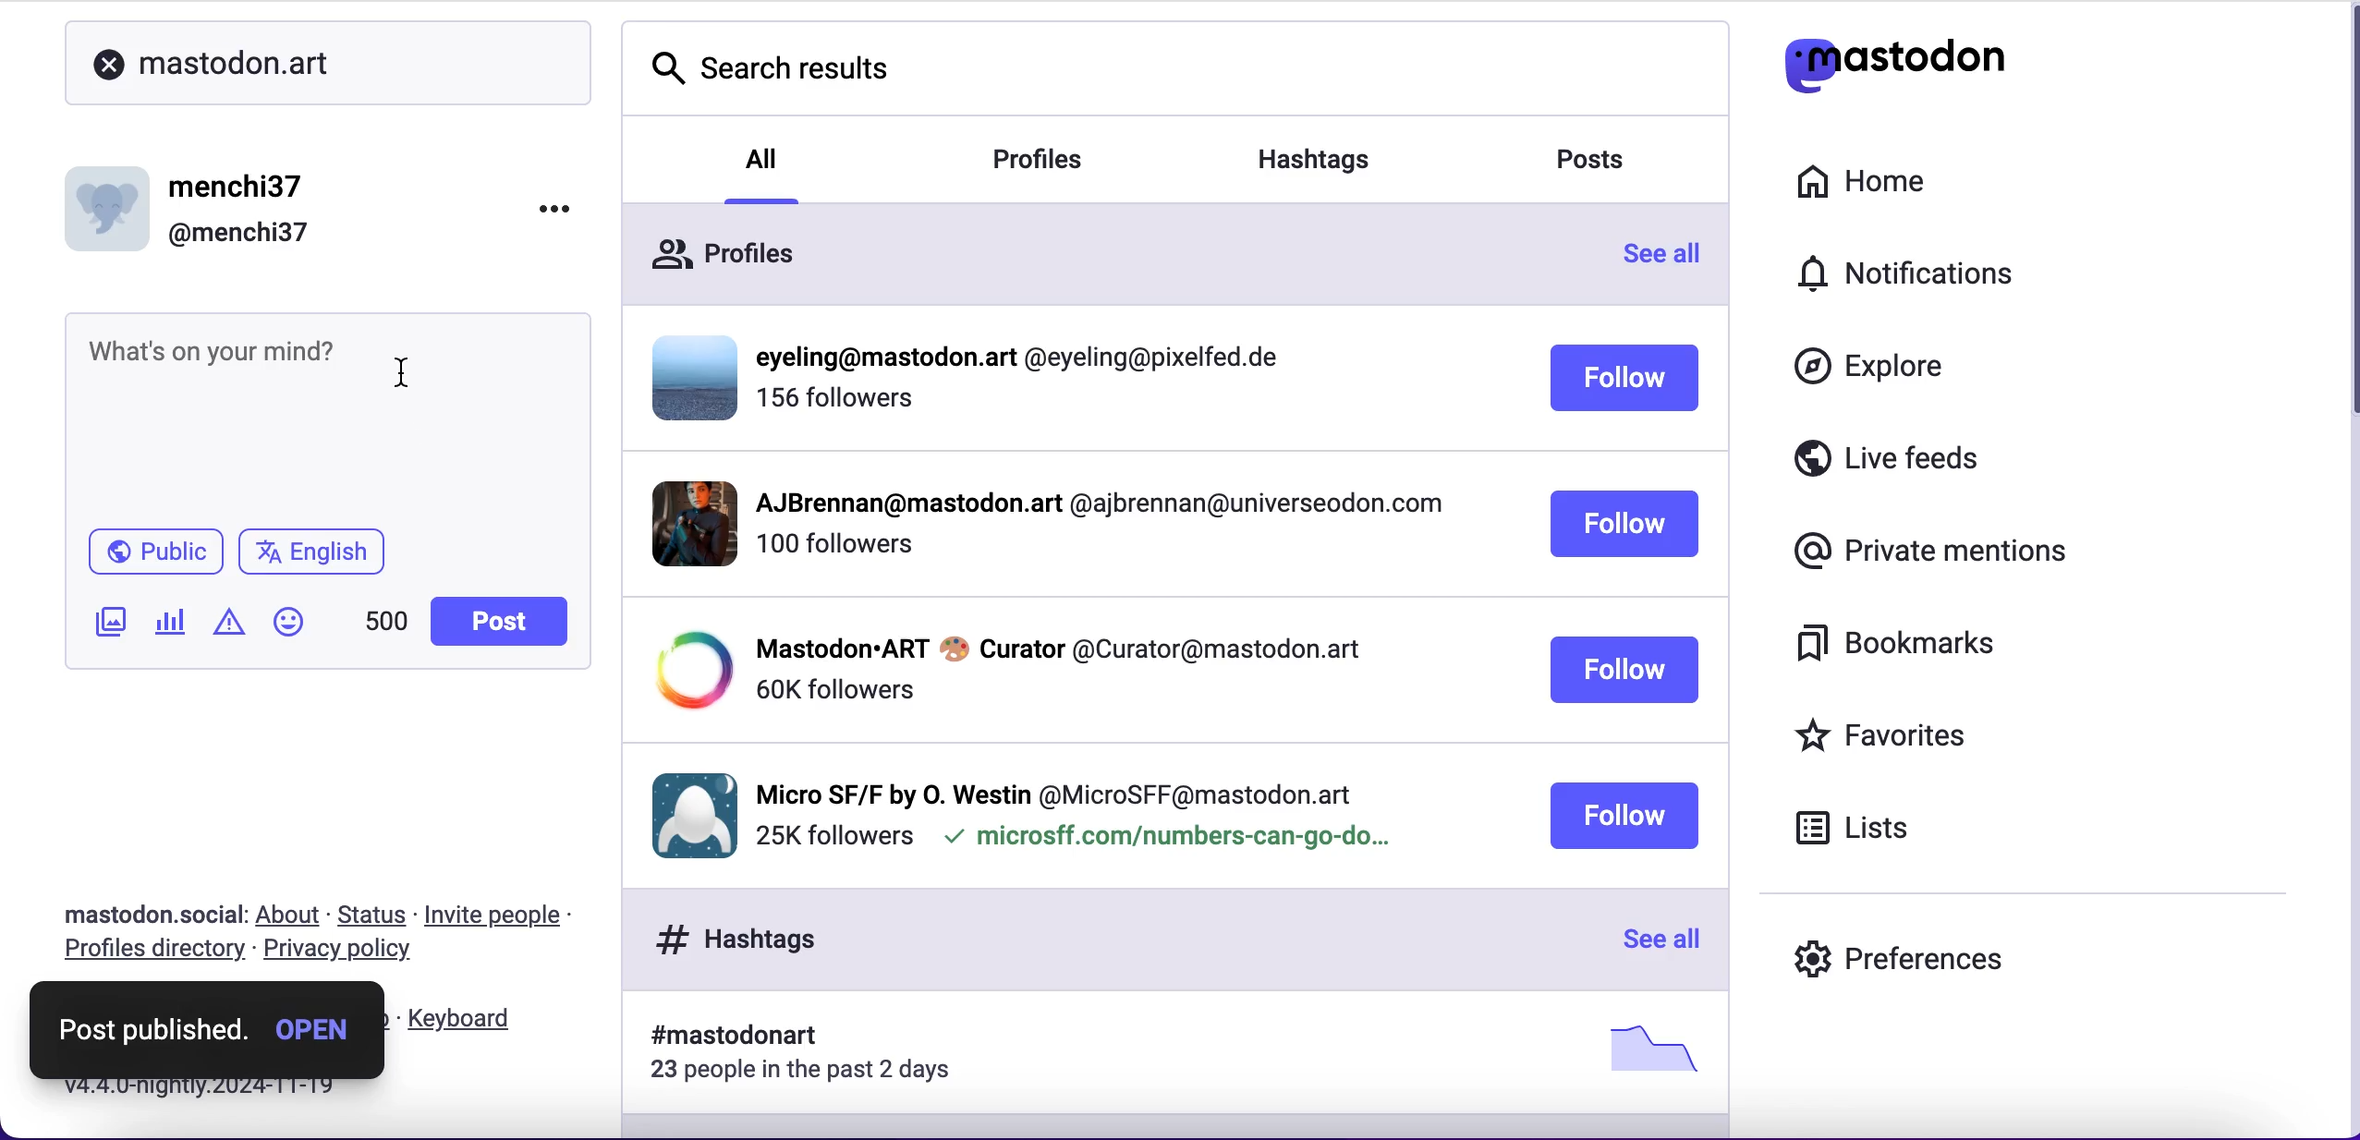  Describe the element at coordinates (1947, 279) in the screenshot. I see `notifications` at that location.